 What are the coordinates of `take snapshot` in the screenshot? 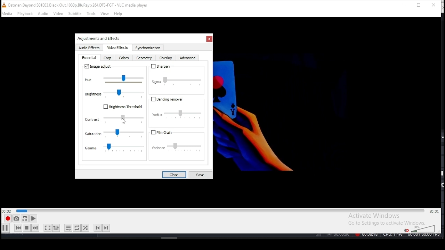 It's located at (15, 219).